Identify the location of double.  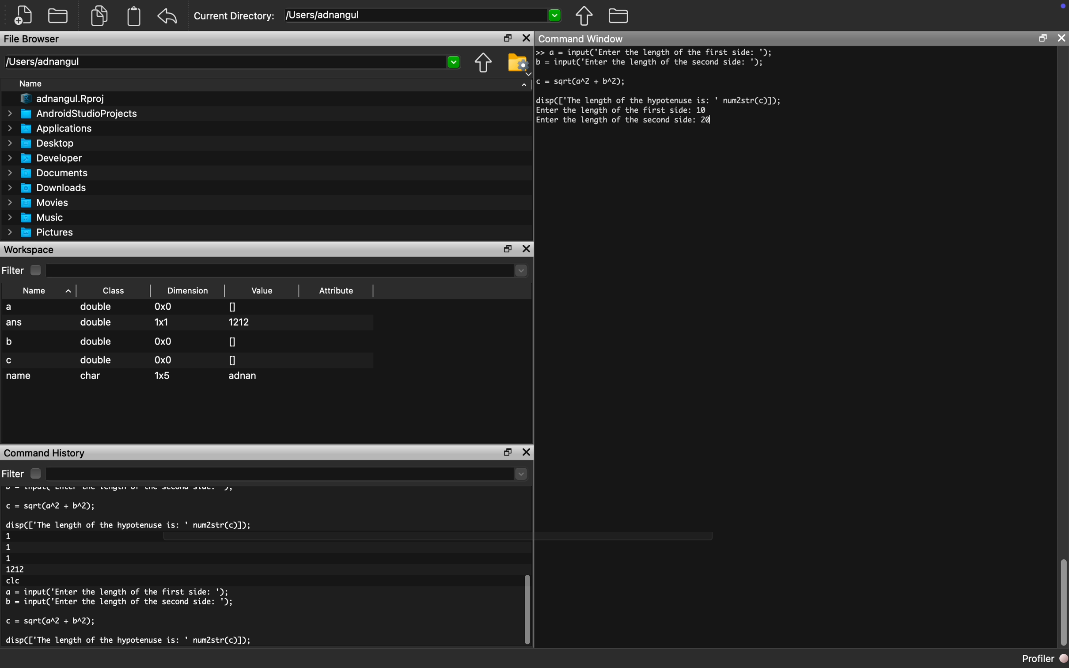
(95, 325).